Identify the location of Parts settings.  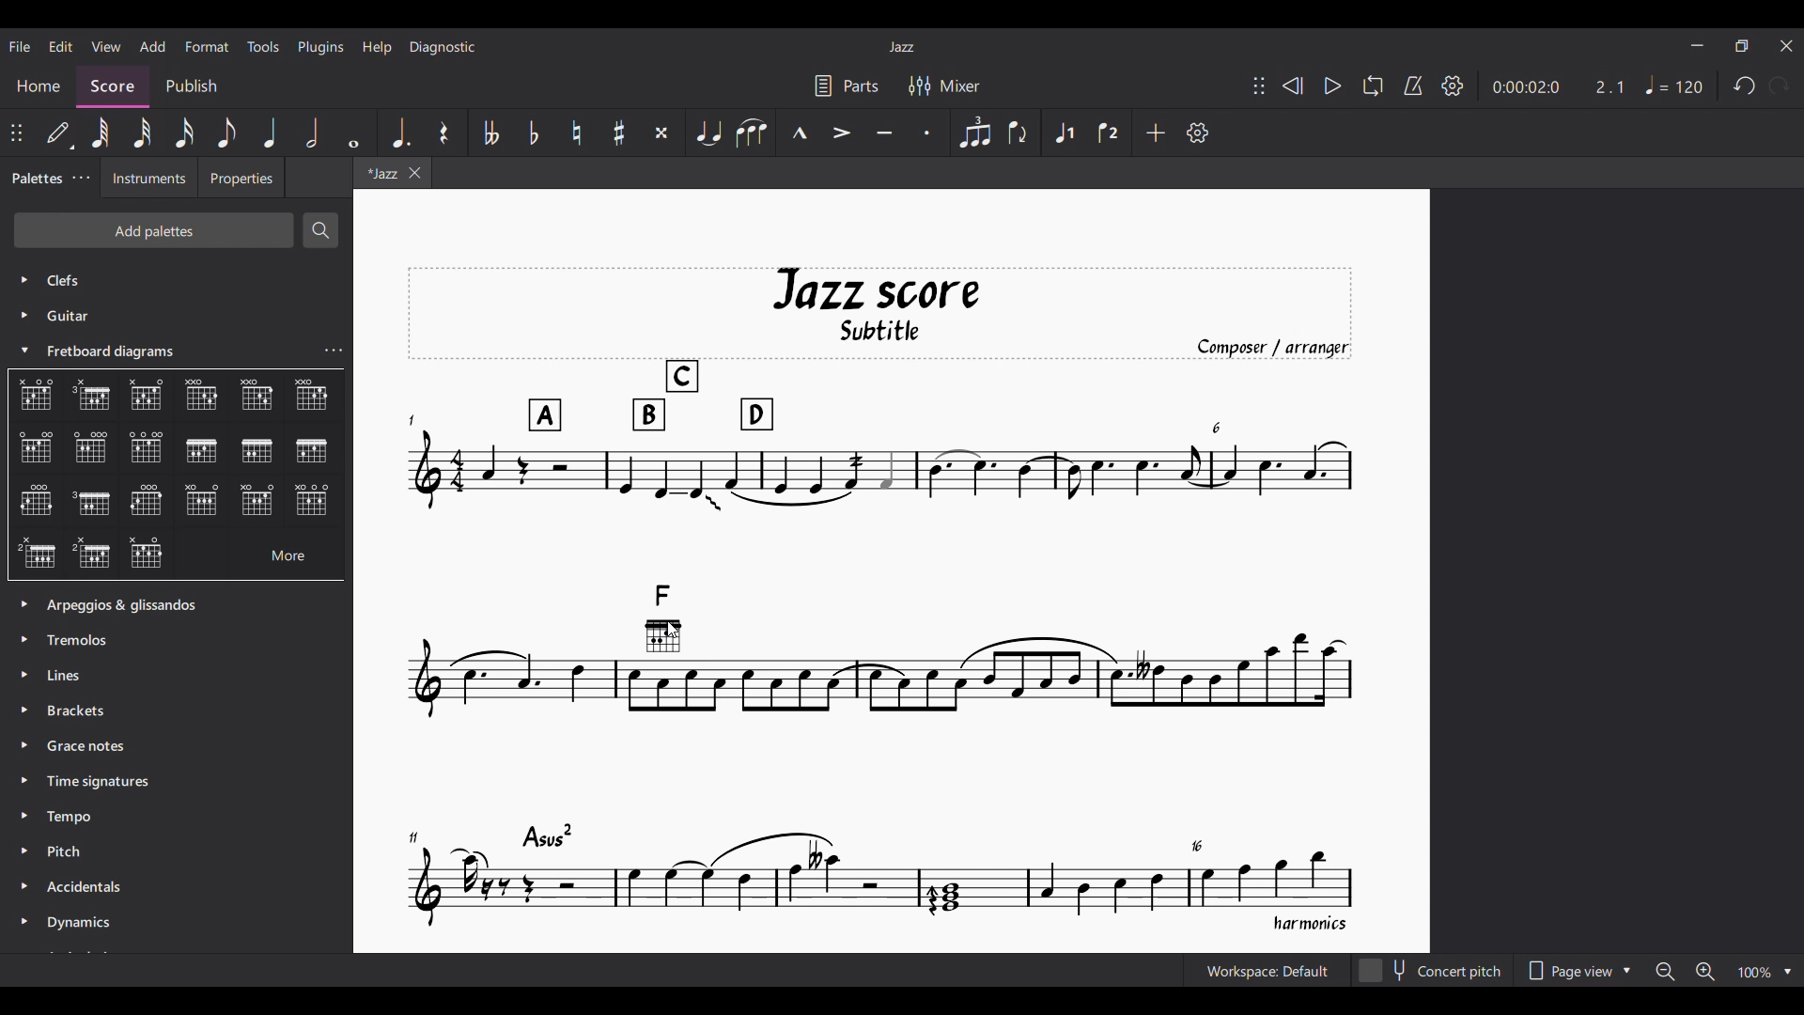
(847, 86).